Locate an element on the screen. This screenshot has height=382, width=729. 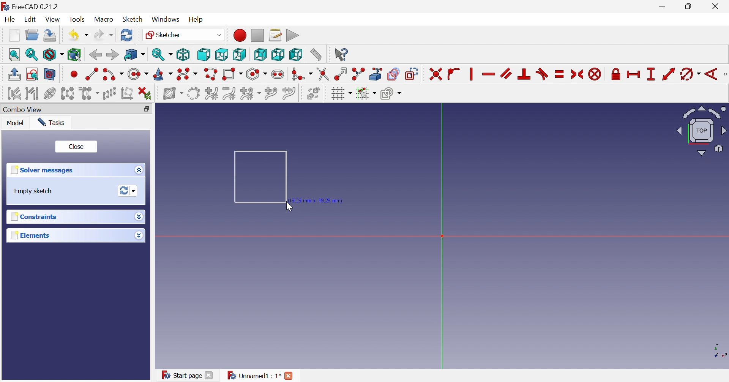
Sync view is located at coordinates (162, 54).